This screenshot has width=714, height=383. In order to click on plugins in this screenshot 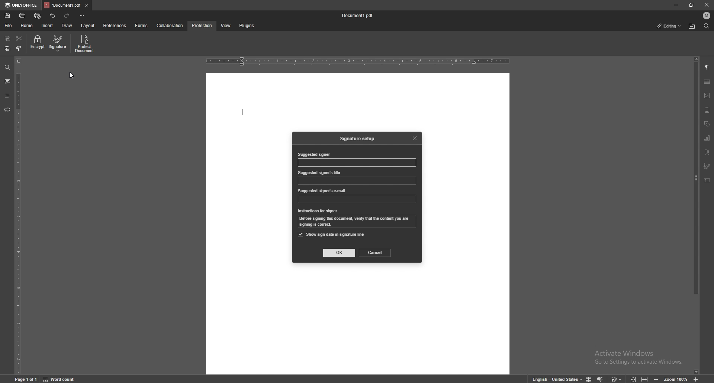, I will do `click(246, 26)`.